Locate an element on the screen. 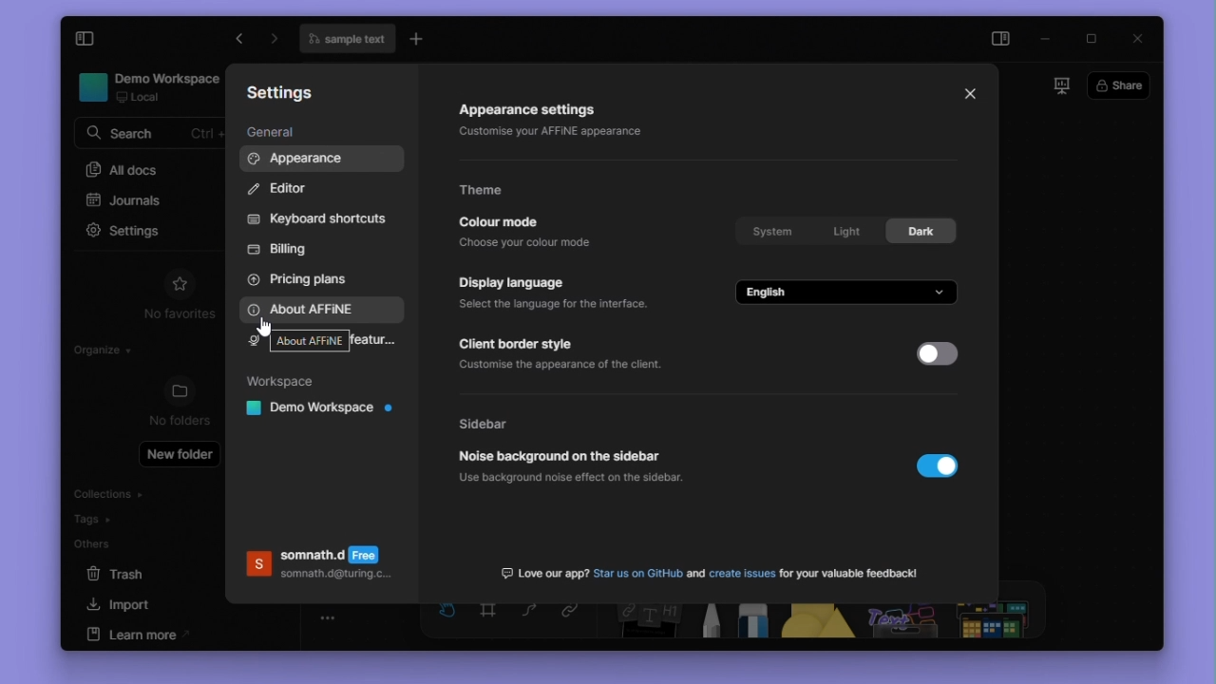 Image resolution: width=1216 pixels, height=684 pixels. others is located at coordinates (903, 620).